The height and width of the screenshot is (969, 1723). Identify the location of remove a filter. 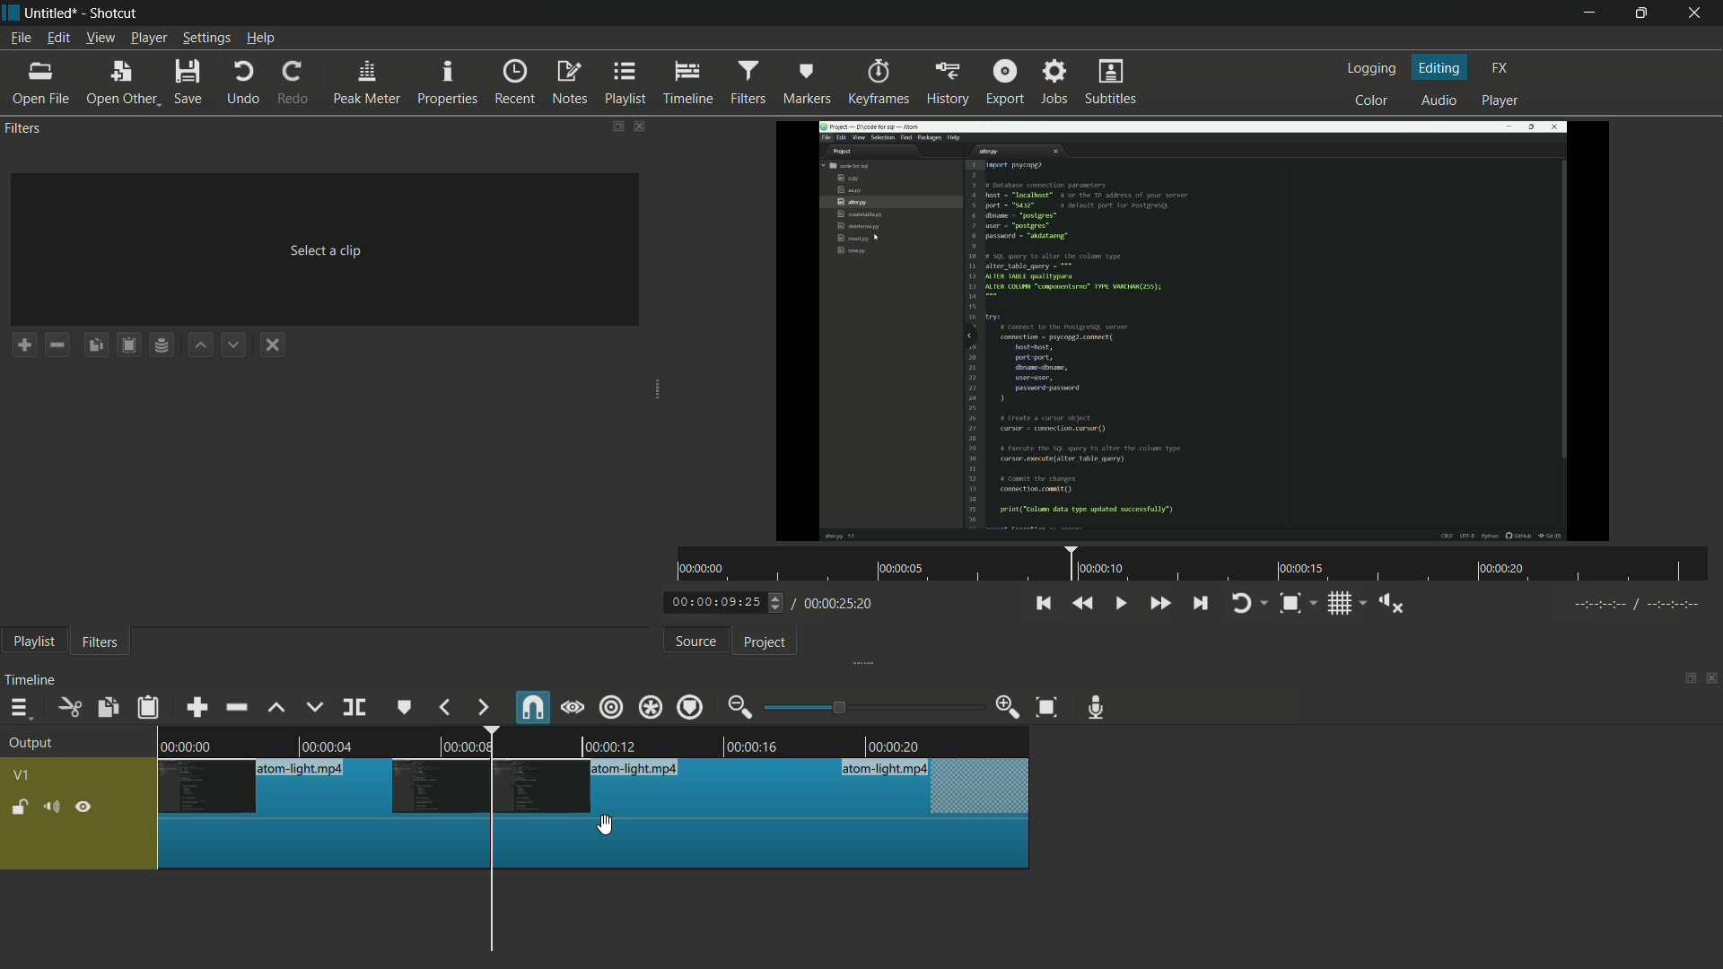
(62, 344).